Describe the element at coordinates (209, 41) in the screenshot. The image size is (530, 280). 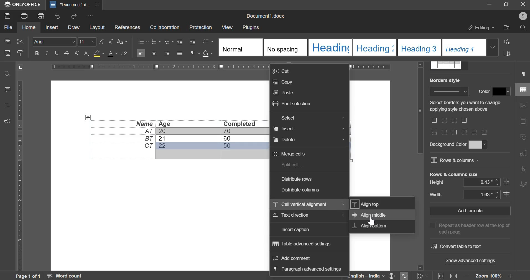
I see `paragraph line spacing` at that location.